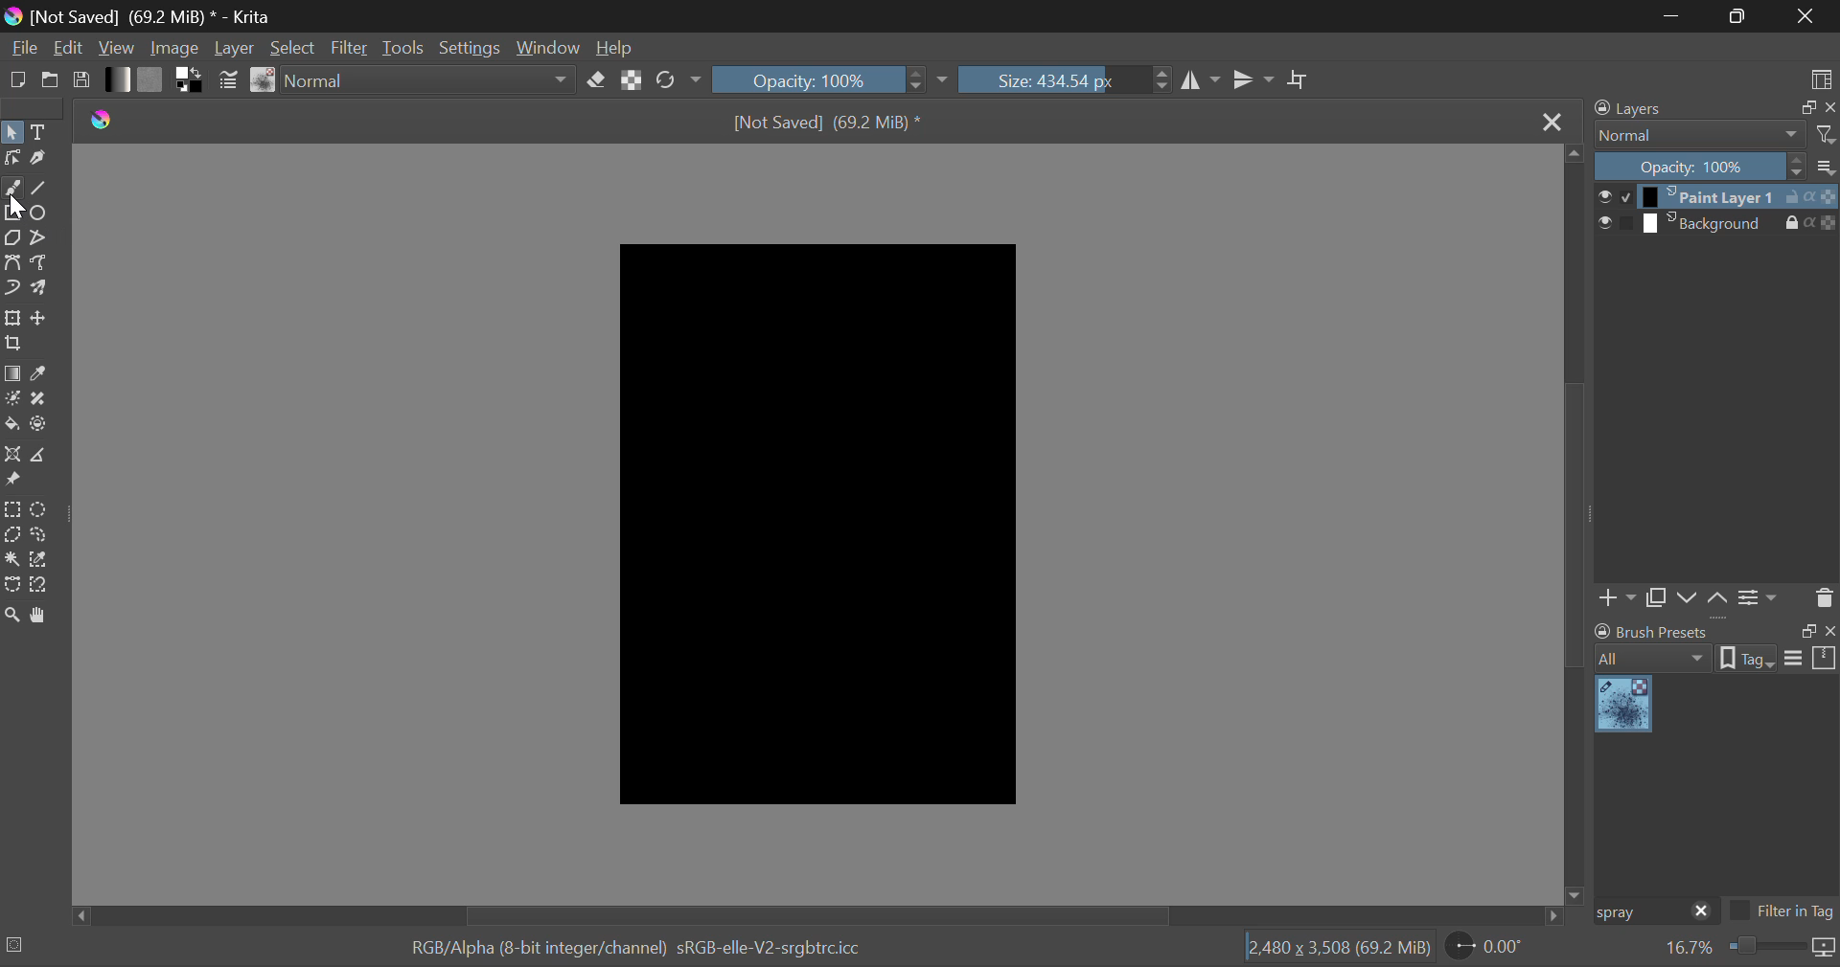 The height and width of the screenshot is (967, 1840). I want to click on Scroll Bar, so click(822, 914).